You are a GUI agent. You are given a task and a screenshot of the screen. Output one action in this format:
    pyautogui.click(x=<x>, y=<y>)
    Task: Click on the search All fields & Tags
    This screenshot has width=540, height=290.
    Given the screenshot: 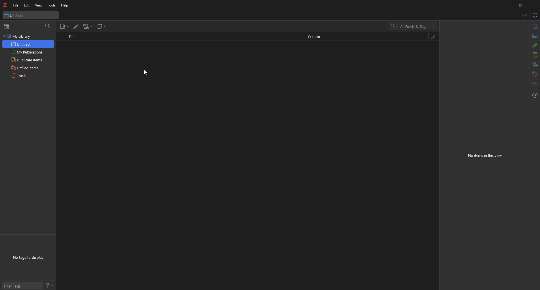 What is the action you would take?
    pyautogui.click(x=412, y=26)
    